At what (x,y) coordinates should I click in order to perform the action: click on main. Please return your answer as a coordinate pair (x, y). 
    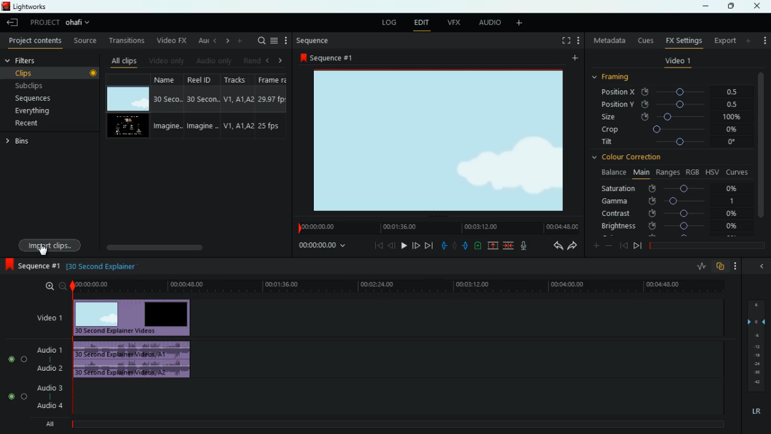
    Looking at the image, I should click on (640, 173).